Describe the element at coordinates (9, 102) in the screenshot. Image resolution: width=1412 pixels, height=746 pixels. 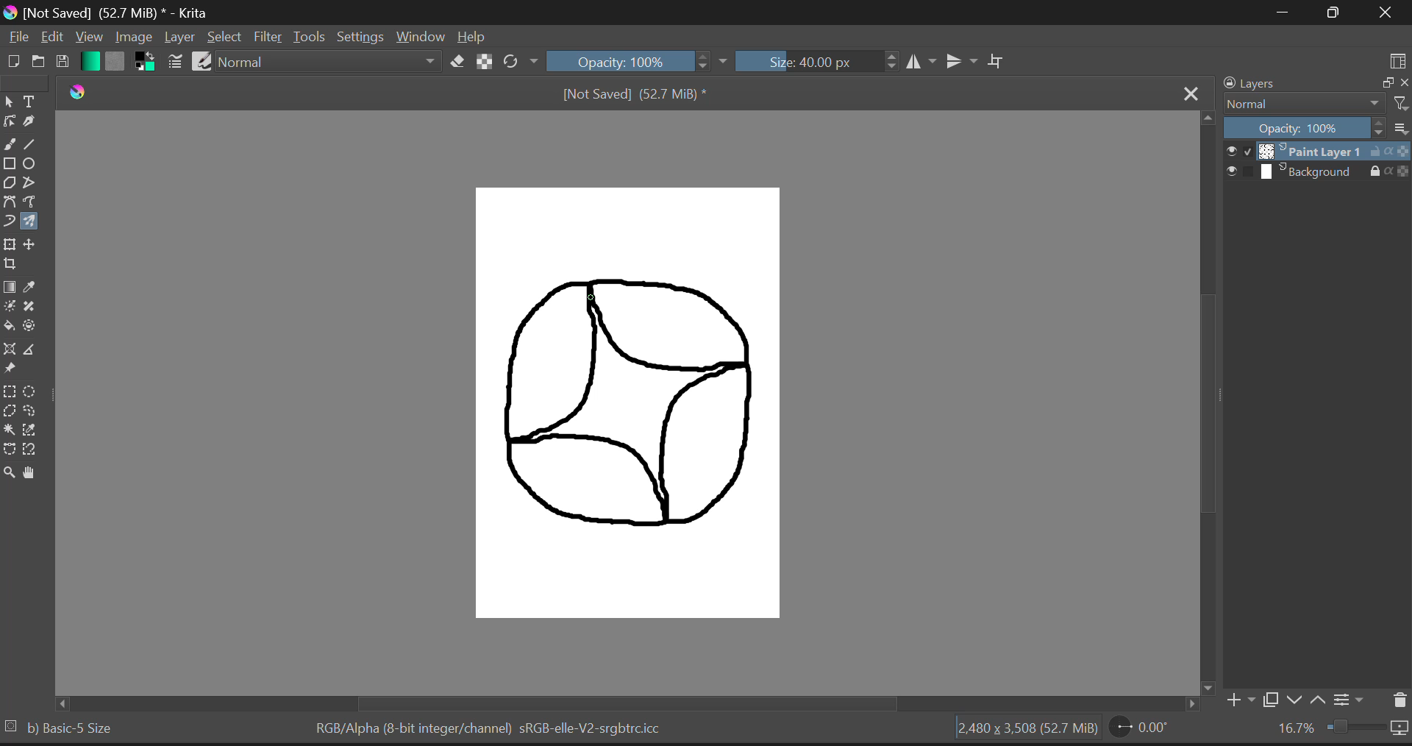
I see `Select` at that location.